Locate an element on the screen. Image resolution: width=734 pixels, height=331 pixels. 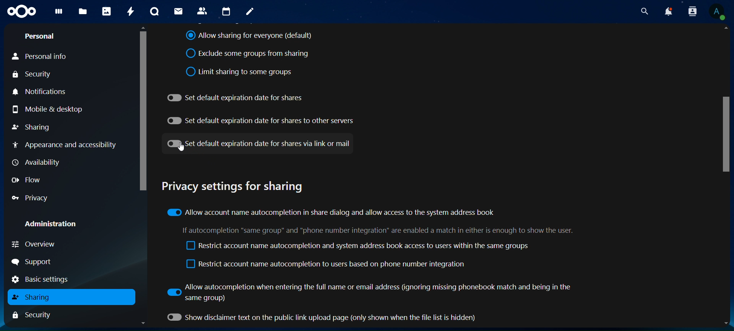
files is located at coordinates (83, 12).